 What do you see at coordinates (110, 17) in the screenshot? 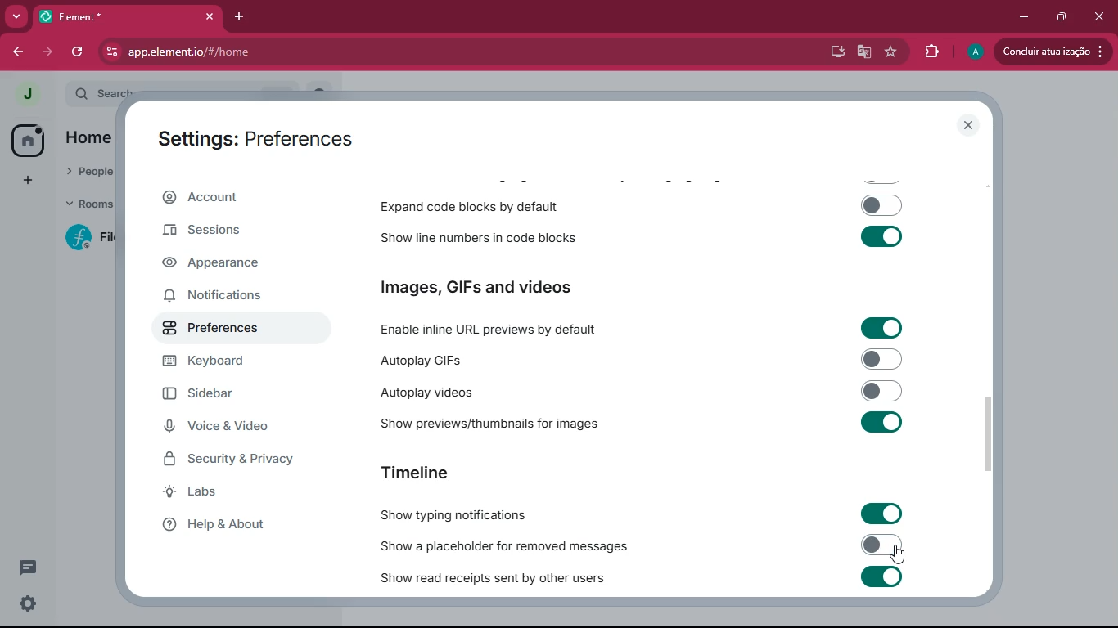
I see `tab` at bounding box center [110, 17].